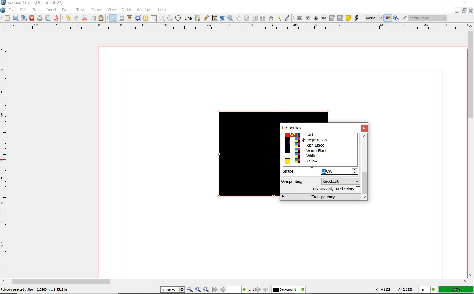  Describe the element at coordinates (258, 290) in the screenshot. I see `go to next page` at that location.